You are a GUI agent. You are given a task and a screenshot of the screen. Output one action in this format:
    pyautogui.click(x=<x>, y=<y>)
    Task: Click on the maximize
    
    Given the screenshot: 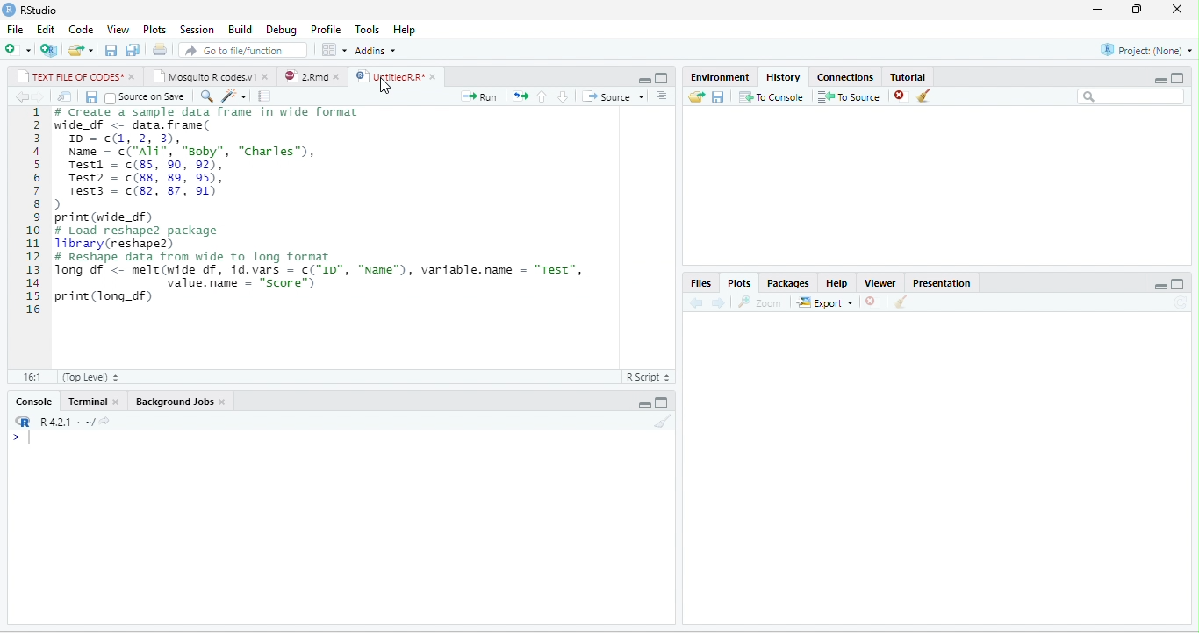 What is the action you would take?
    pyautogui.click(x=660, y=79)
    